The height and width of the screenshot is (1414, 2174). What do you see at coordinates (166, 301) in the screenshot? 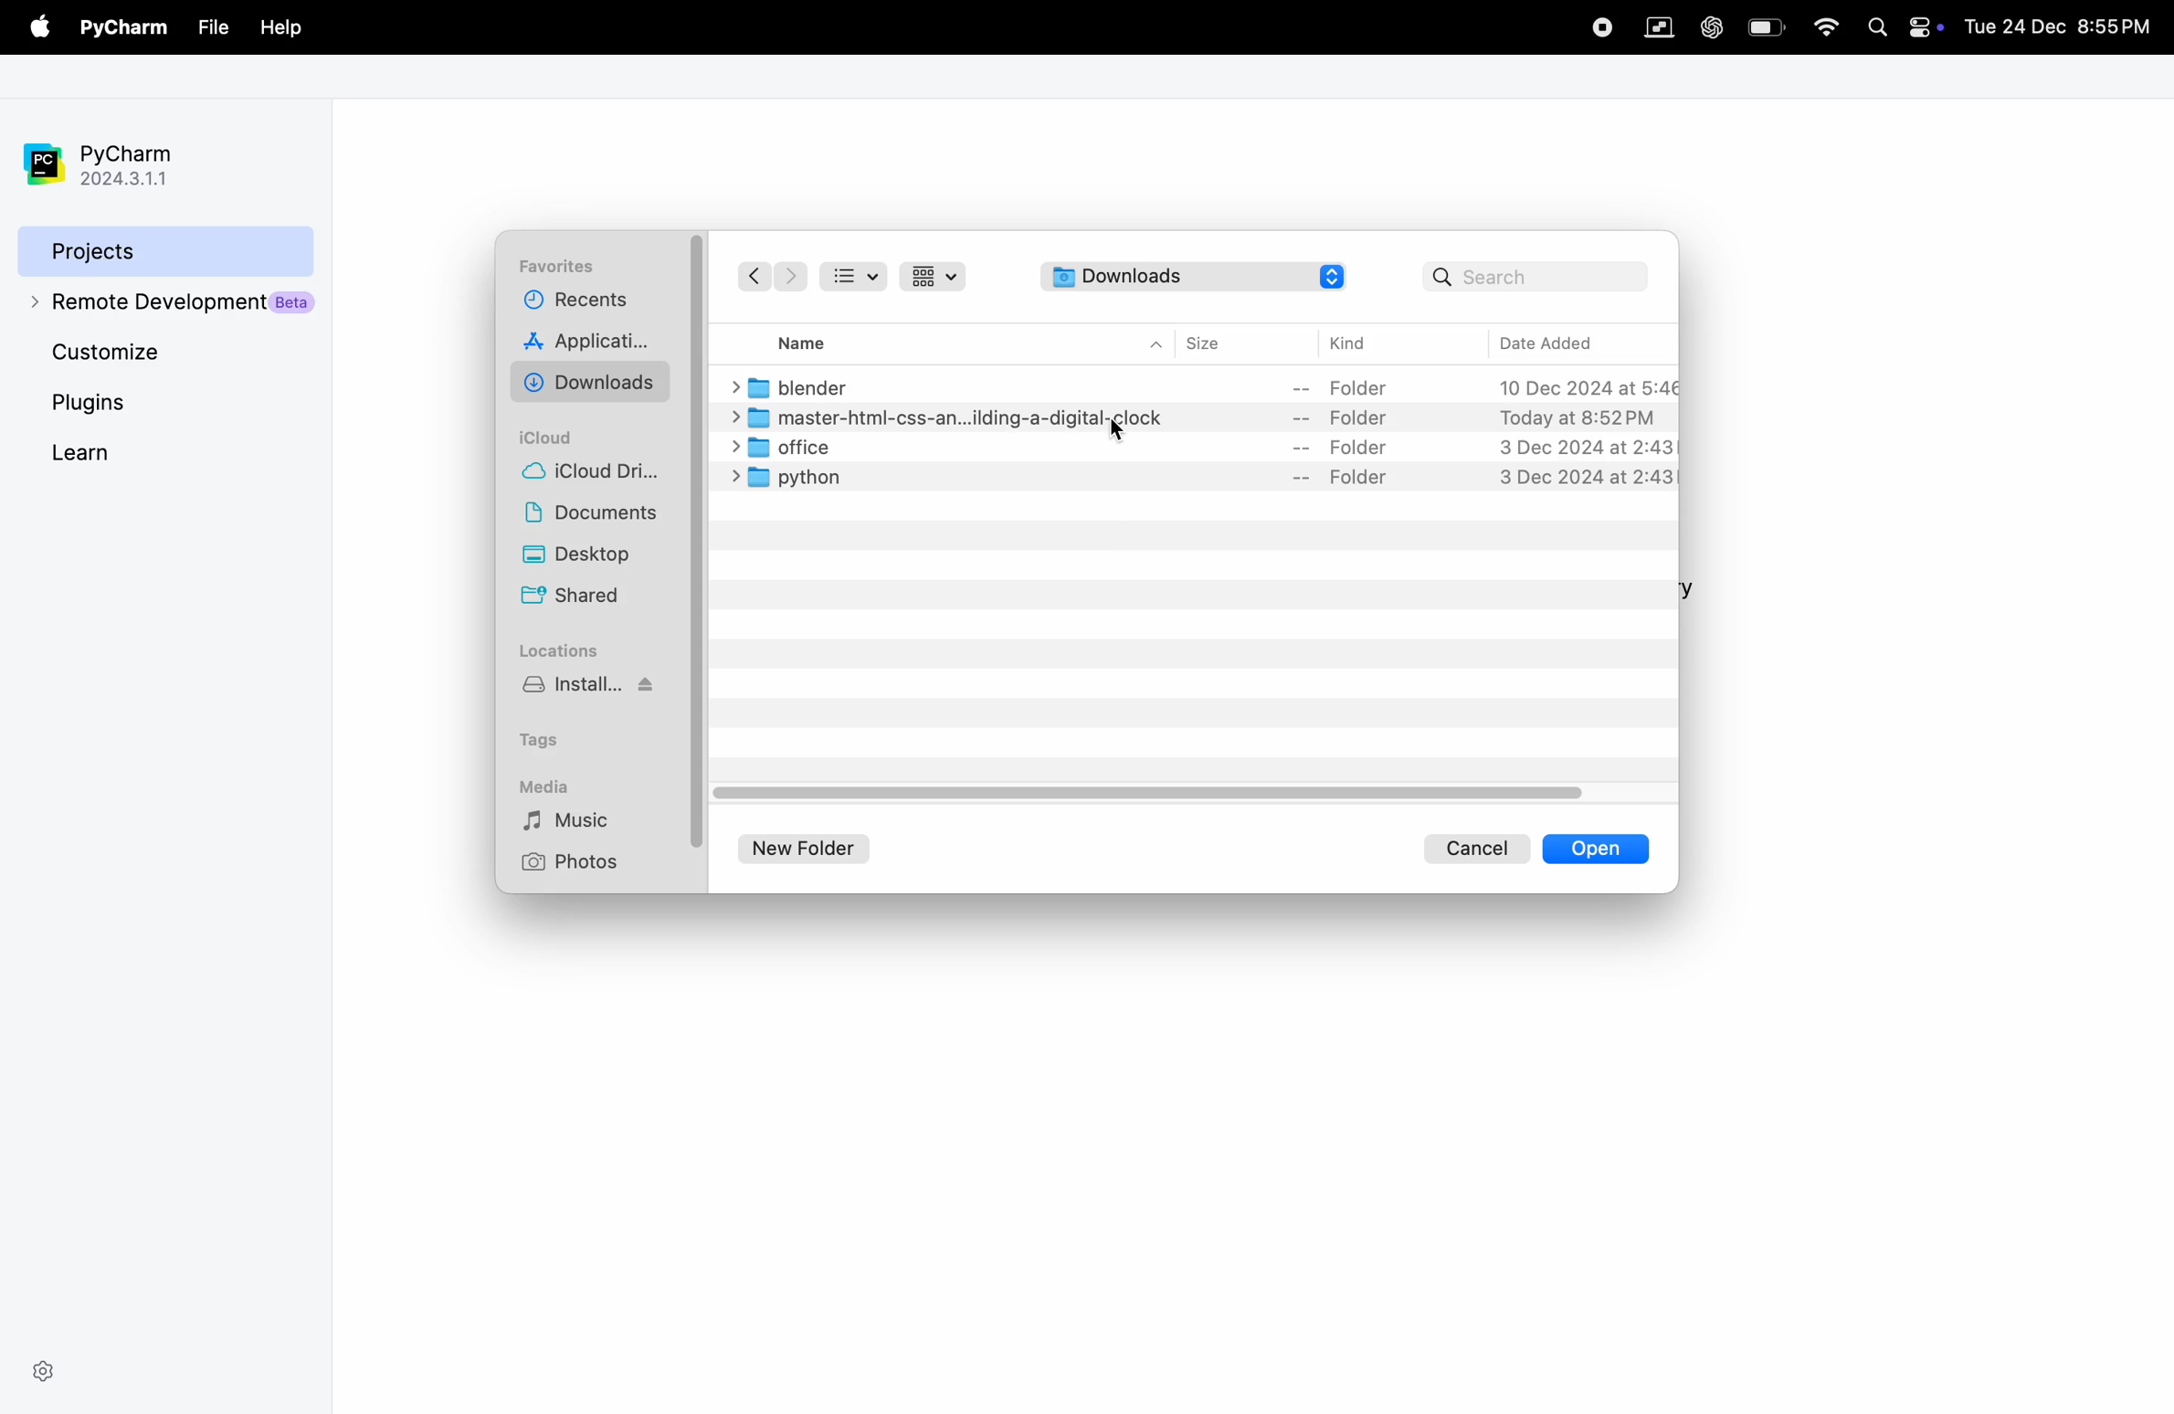
I see `remote development` at bounding box center [166, 301].